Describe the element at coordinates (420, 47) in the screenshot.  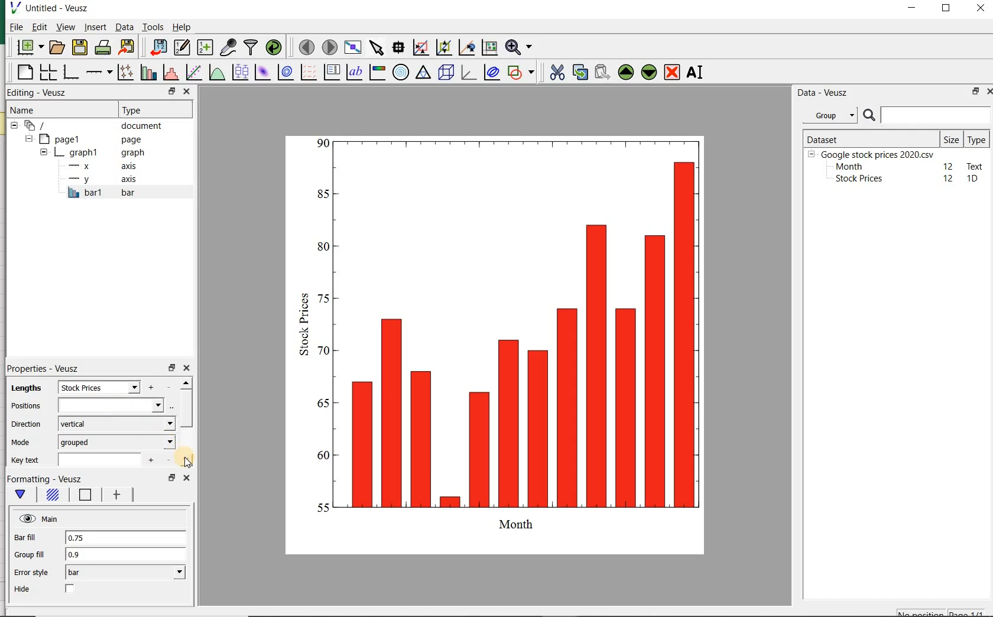
I see `click or draw a rectangle to zoom graph axes` at that location.